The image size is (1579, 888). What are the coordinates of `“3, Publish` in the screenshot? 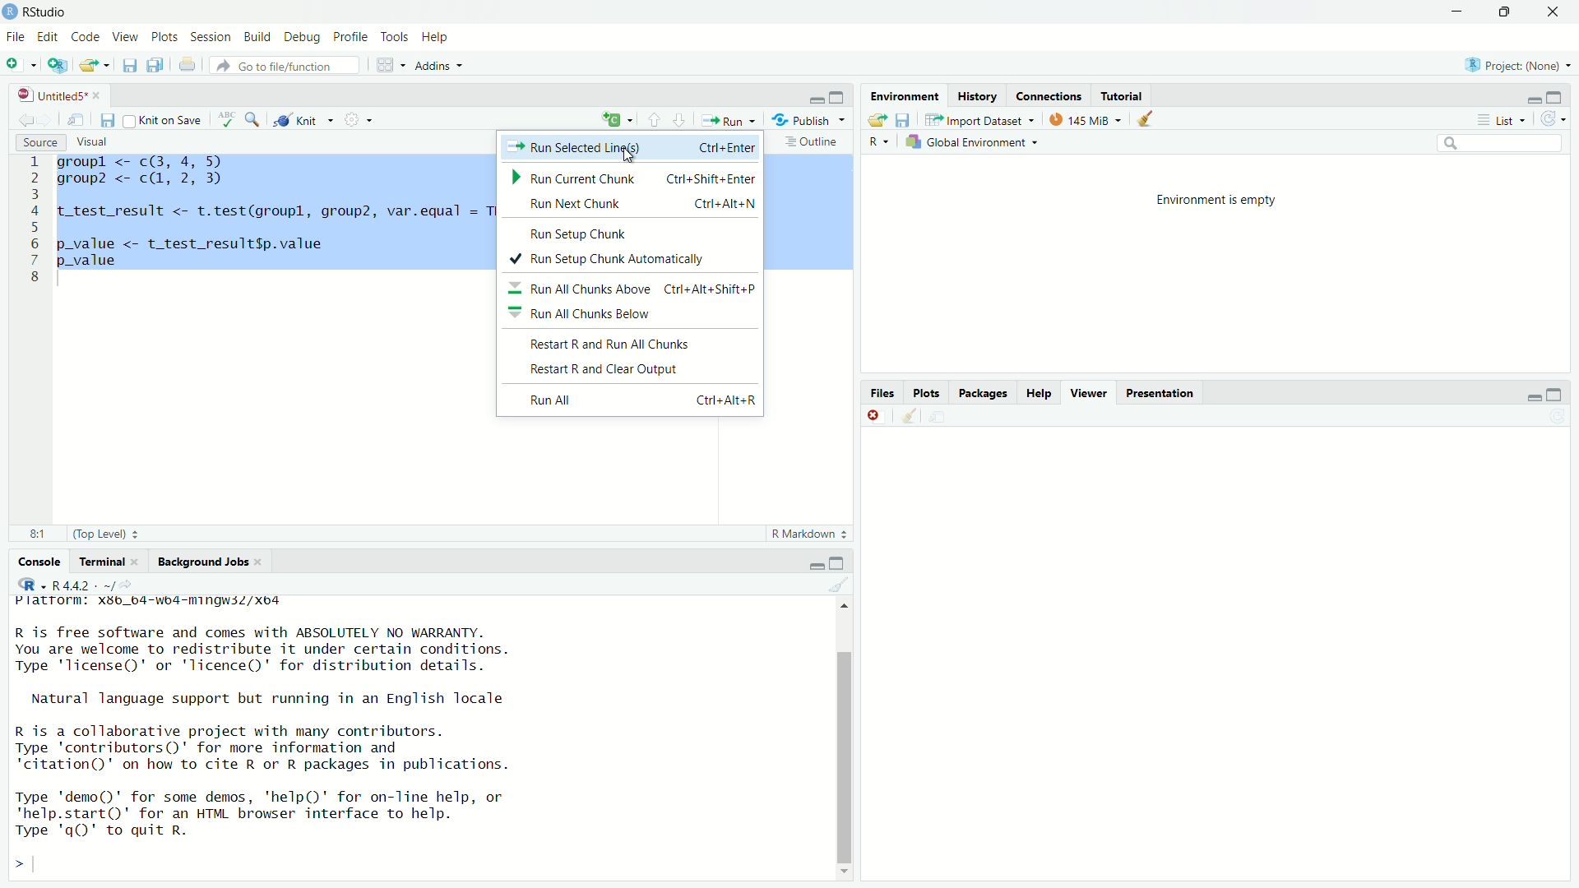 It's located at (802, 118).